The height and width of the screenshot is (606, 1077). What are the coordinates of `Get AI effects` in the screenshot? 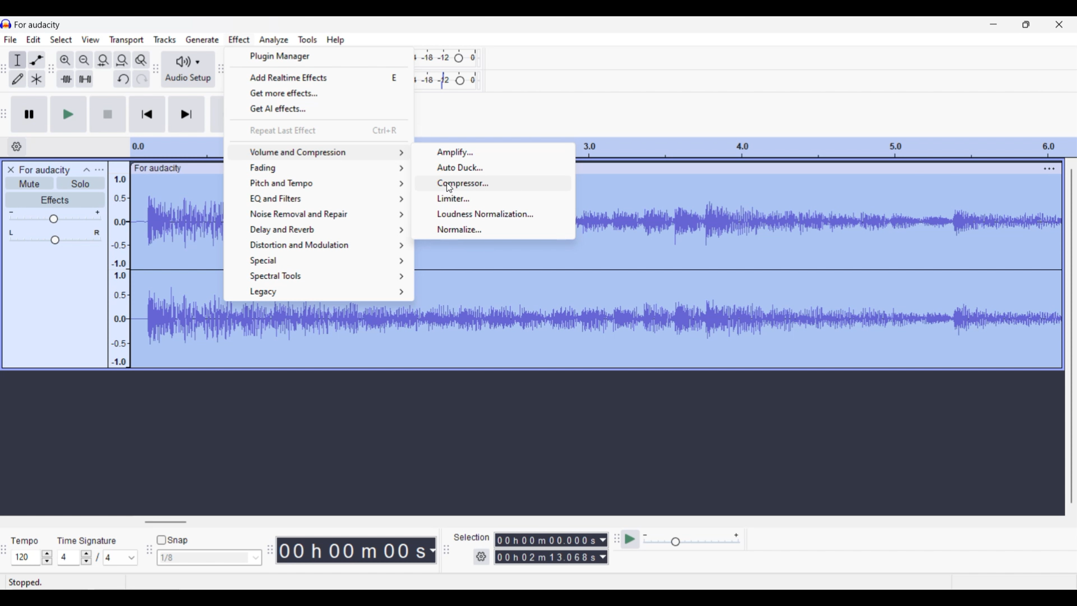 It's located at (320, 109).